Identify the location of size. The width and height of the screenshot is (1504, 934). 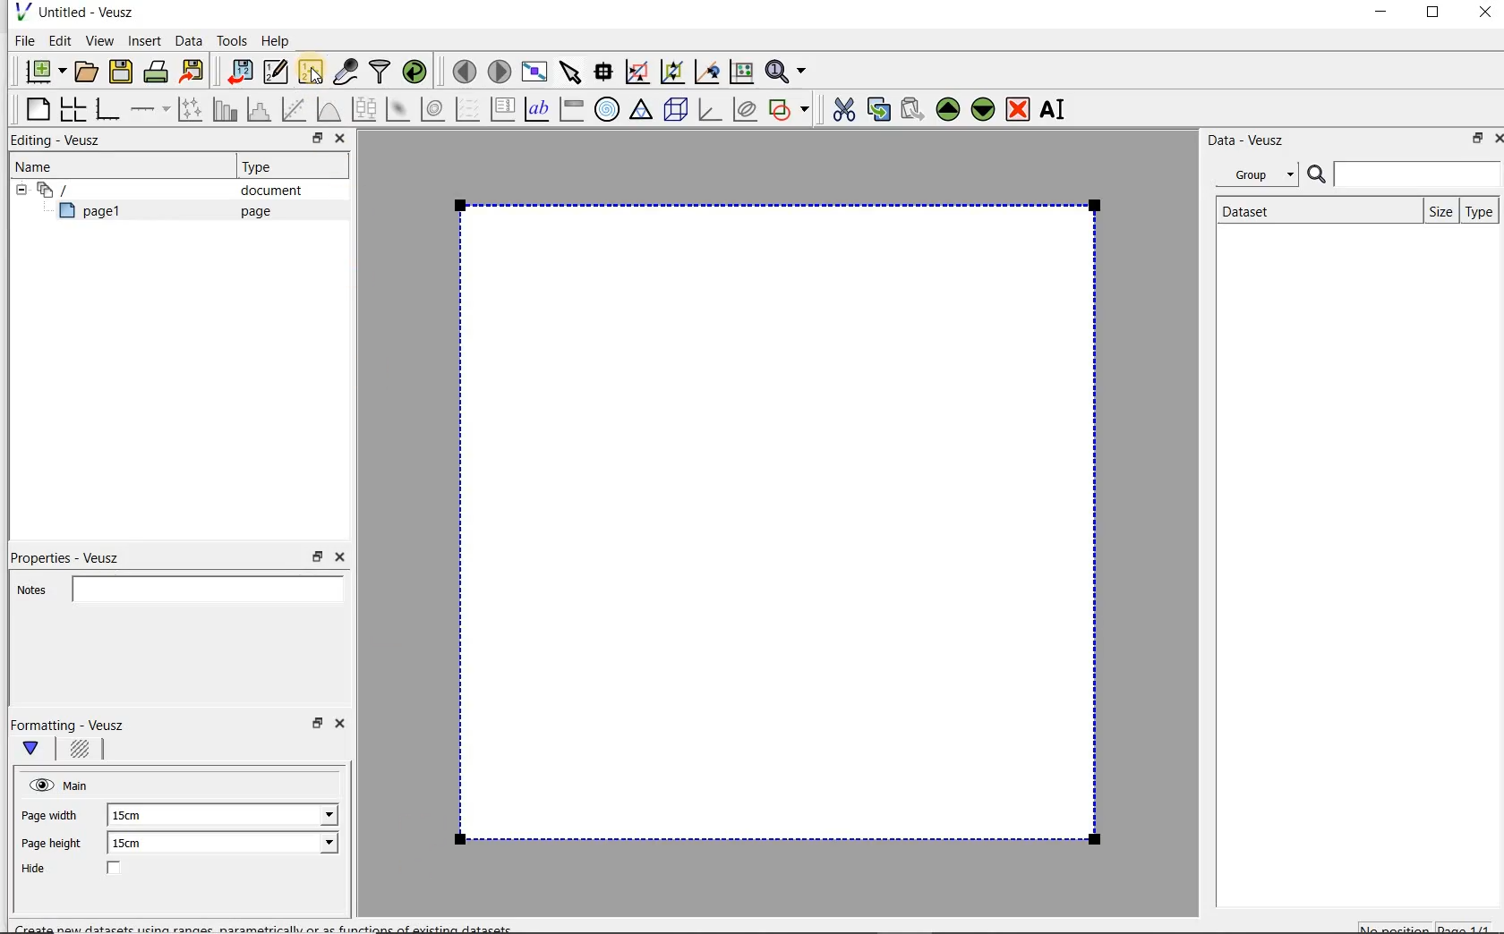
(1437, 209).